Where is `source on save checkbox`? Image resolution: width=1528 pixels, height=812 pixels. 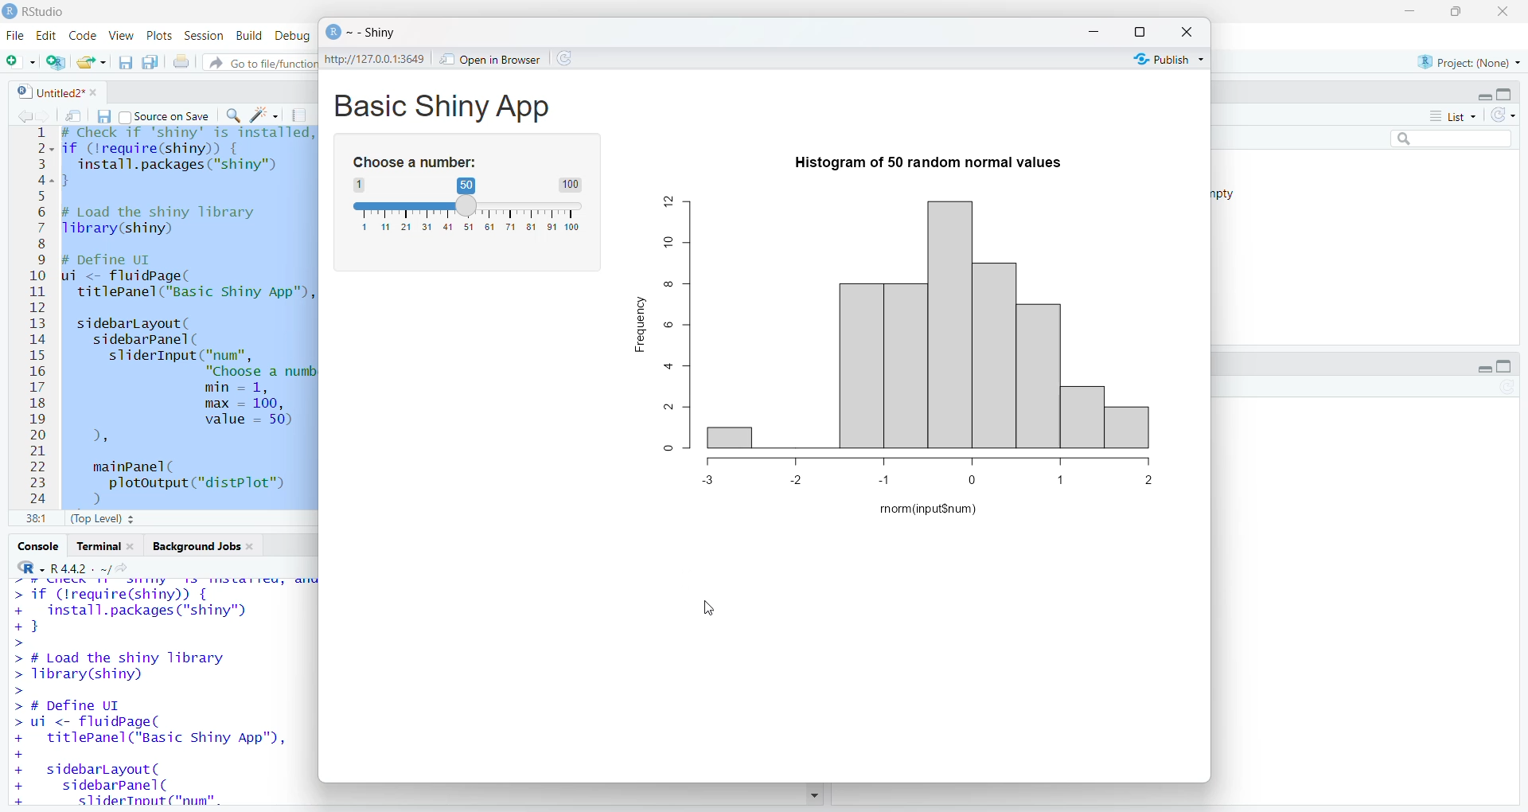
source on save checkbox is located at coordinates (166, 115).